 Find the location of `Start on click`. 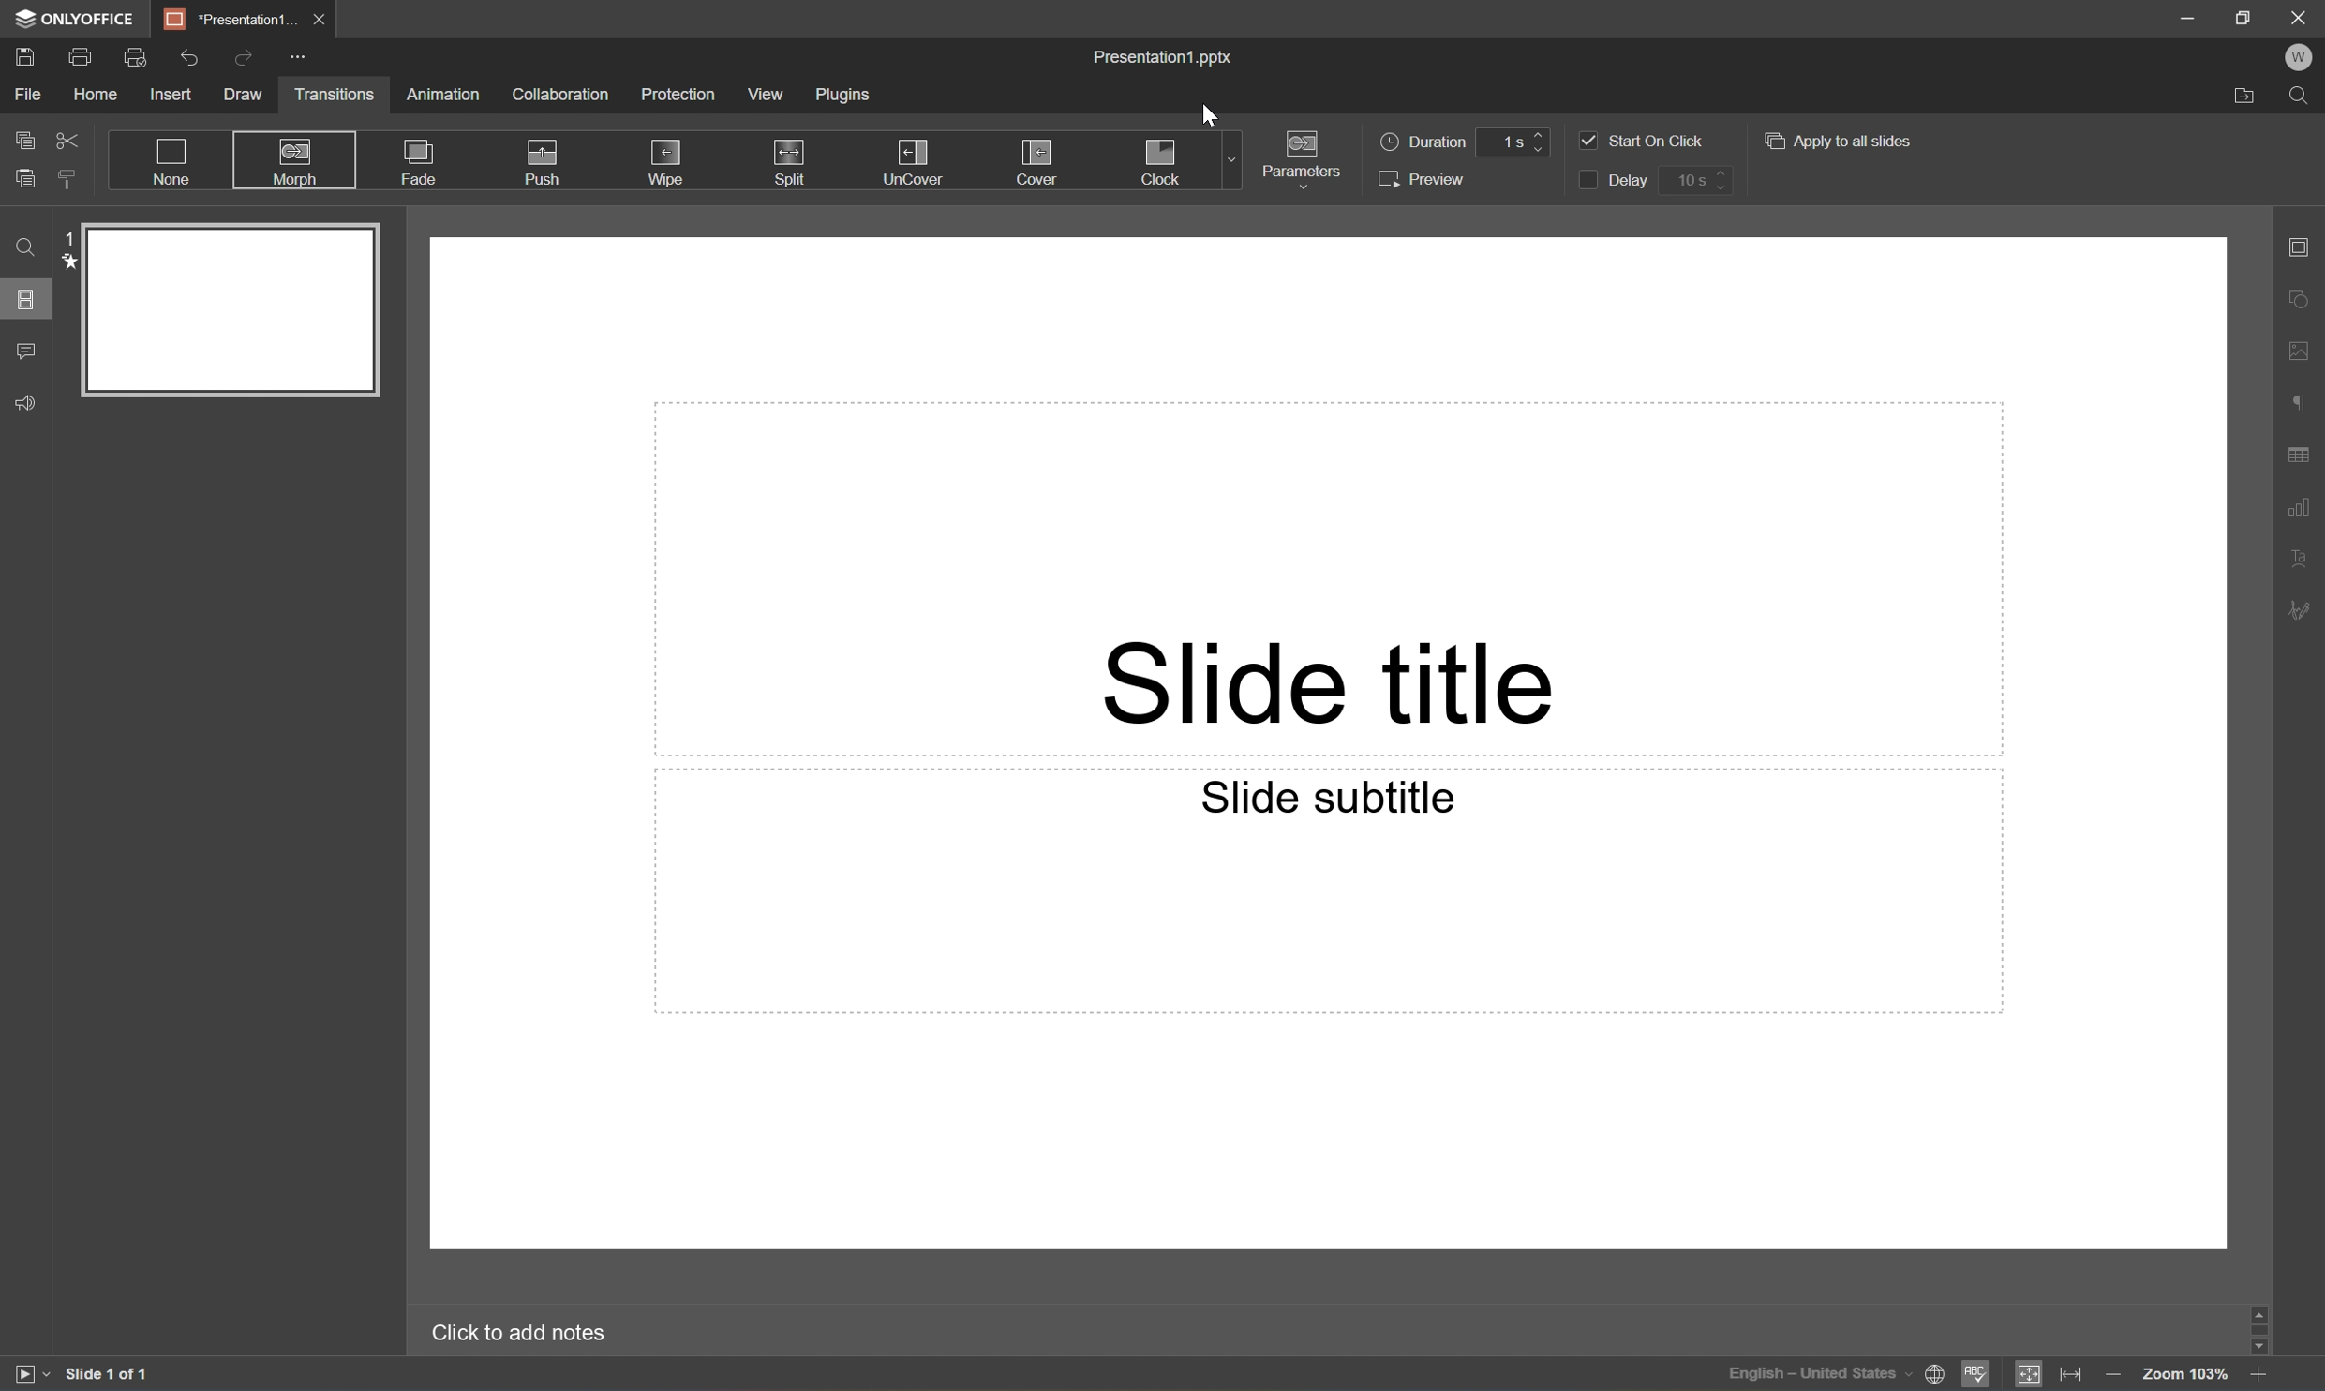

Start on click is located at coordinates (1654, 142).